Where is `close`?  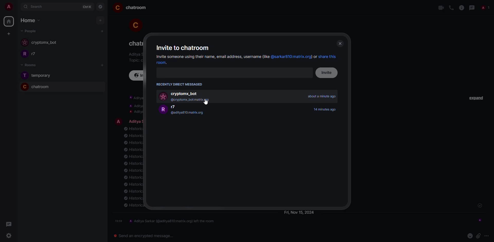
close is located at coordinates (340, 44).